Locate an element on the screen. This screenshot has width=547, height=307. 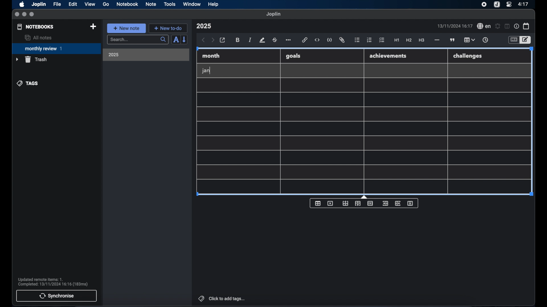
synchronise is located at coordinates (56, 296).